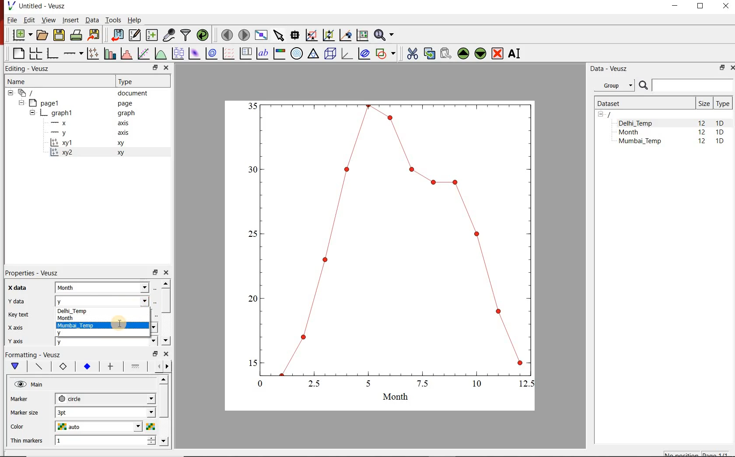  I want to click on Page1, so click(76, 103).